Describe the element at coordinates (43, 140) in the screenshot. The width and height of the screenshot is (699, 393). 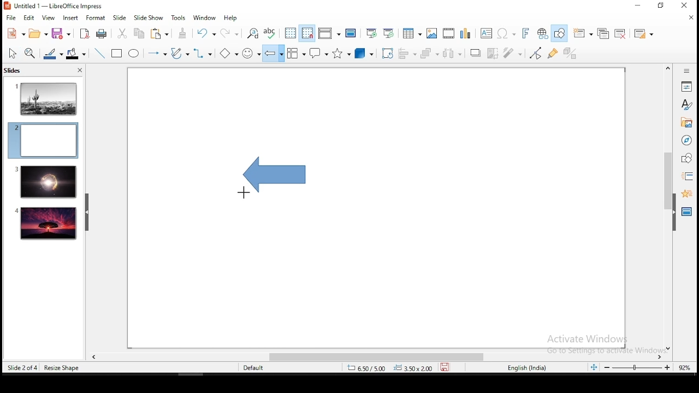
I see `slide 2` at that location.